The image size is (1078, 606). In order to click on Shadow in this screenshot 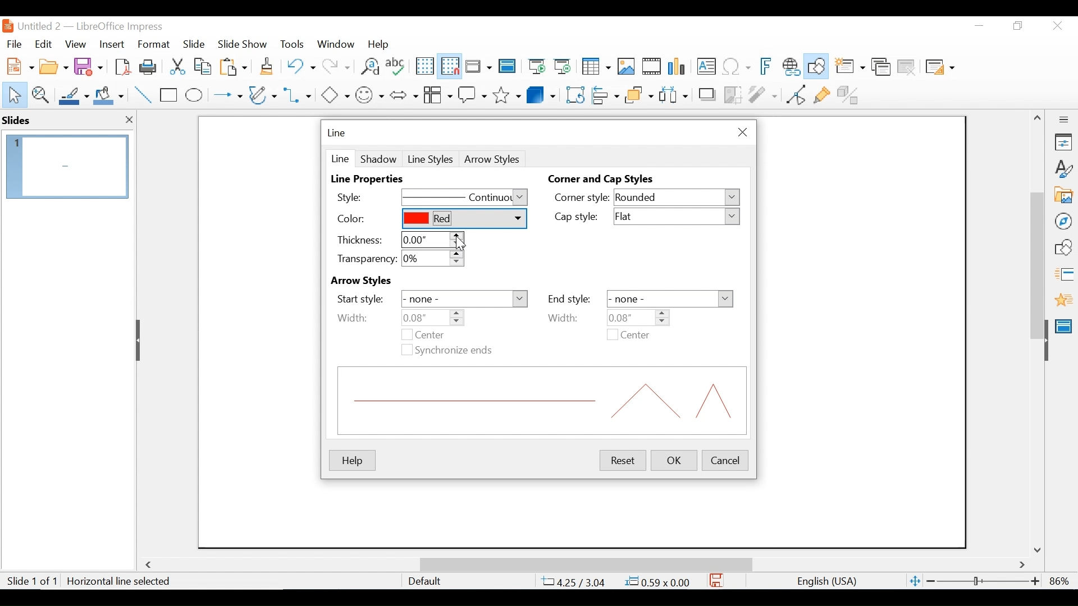, I will do `click(378, 158)`.